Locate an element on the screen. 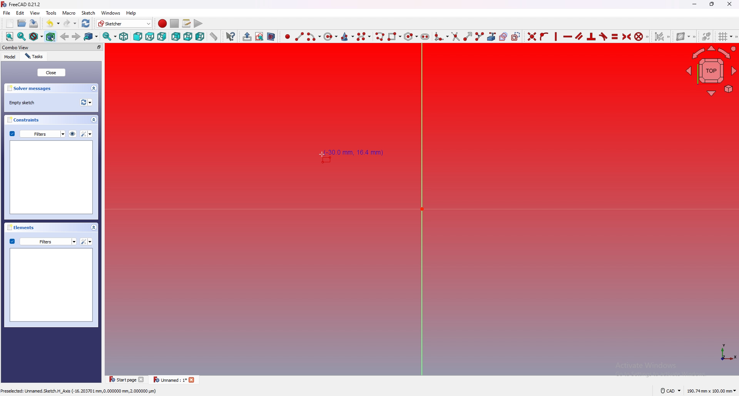 This screenshot has width=739, height=396. split edge is located at coordinates (480, 37).